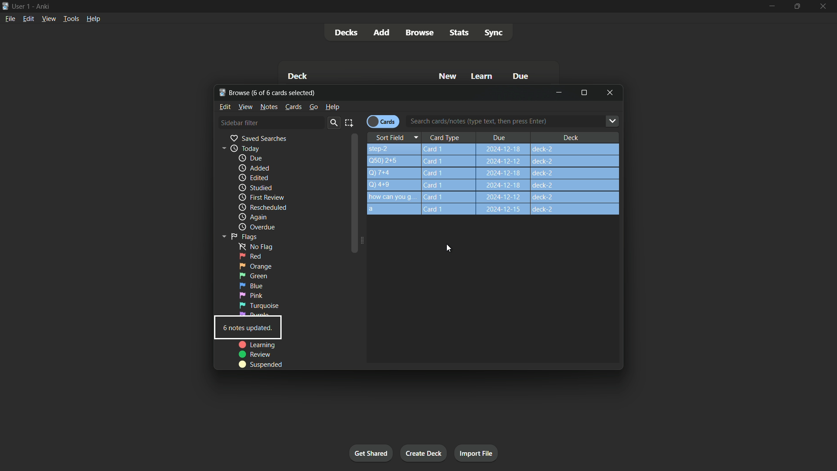 This screenshot has width=837, height=471. Describe the element at coordinates (251, 159) in the screenshot. I see `due` at that location.